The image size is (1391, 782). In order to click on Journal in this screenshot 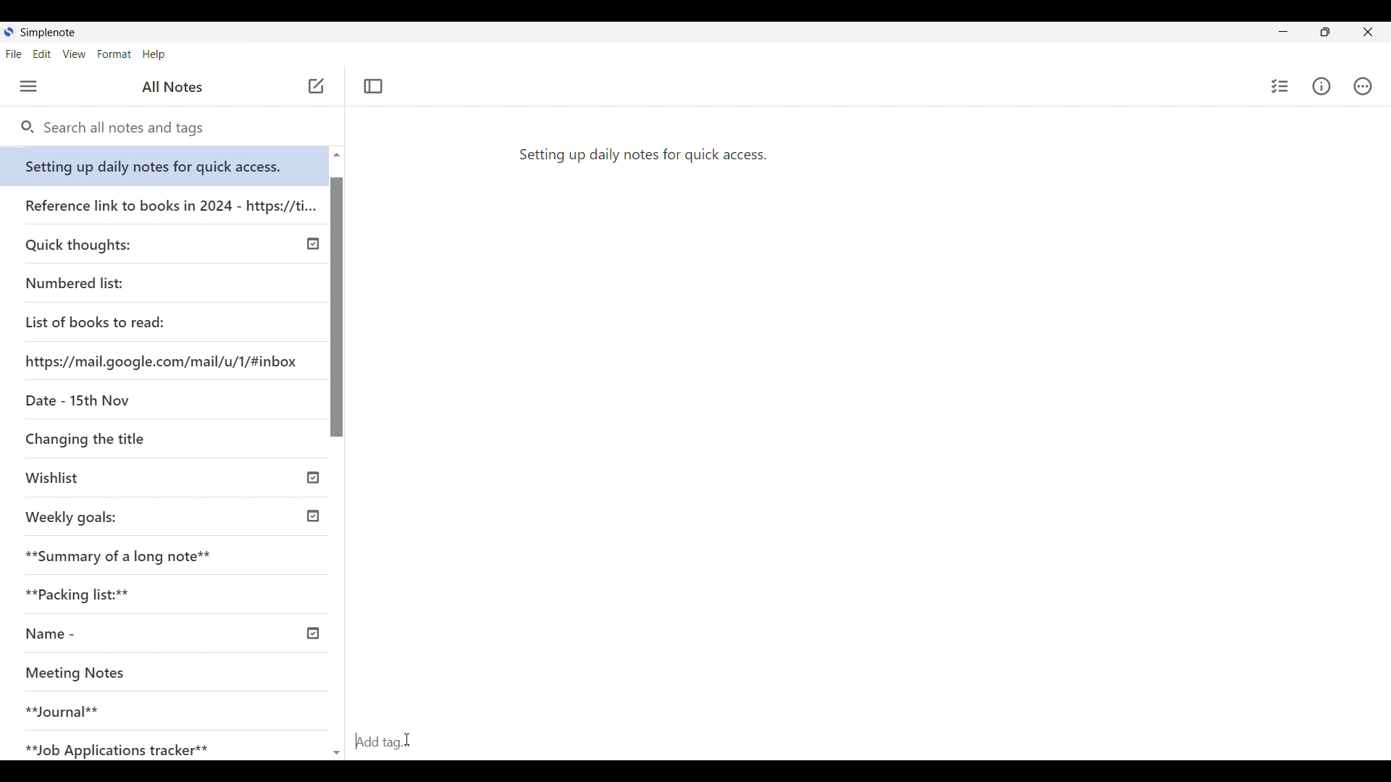, I will do `click(144, 705)`.